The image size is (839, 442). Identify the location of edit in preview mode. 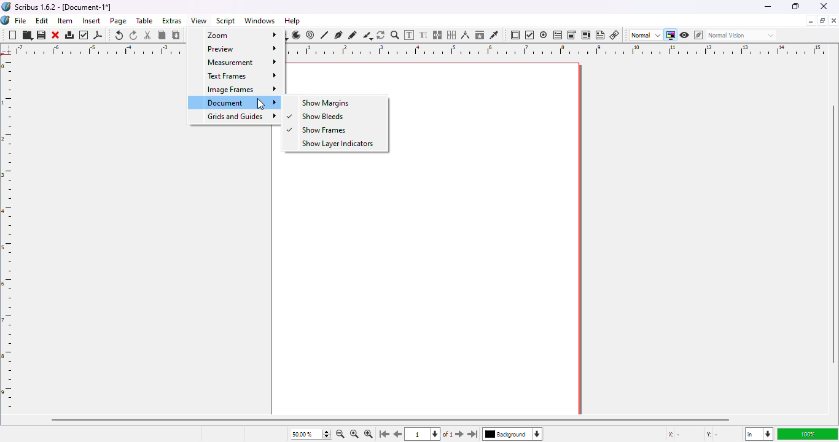
(698, 35).